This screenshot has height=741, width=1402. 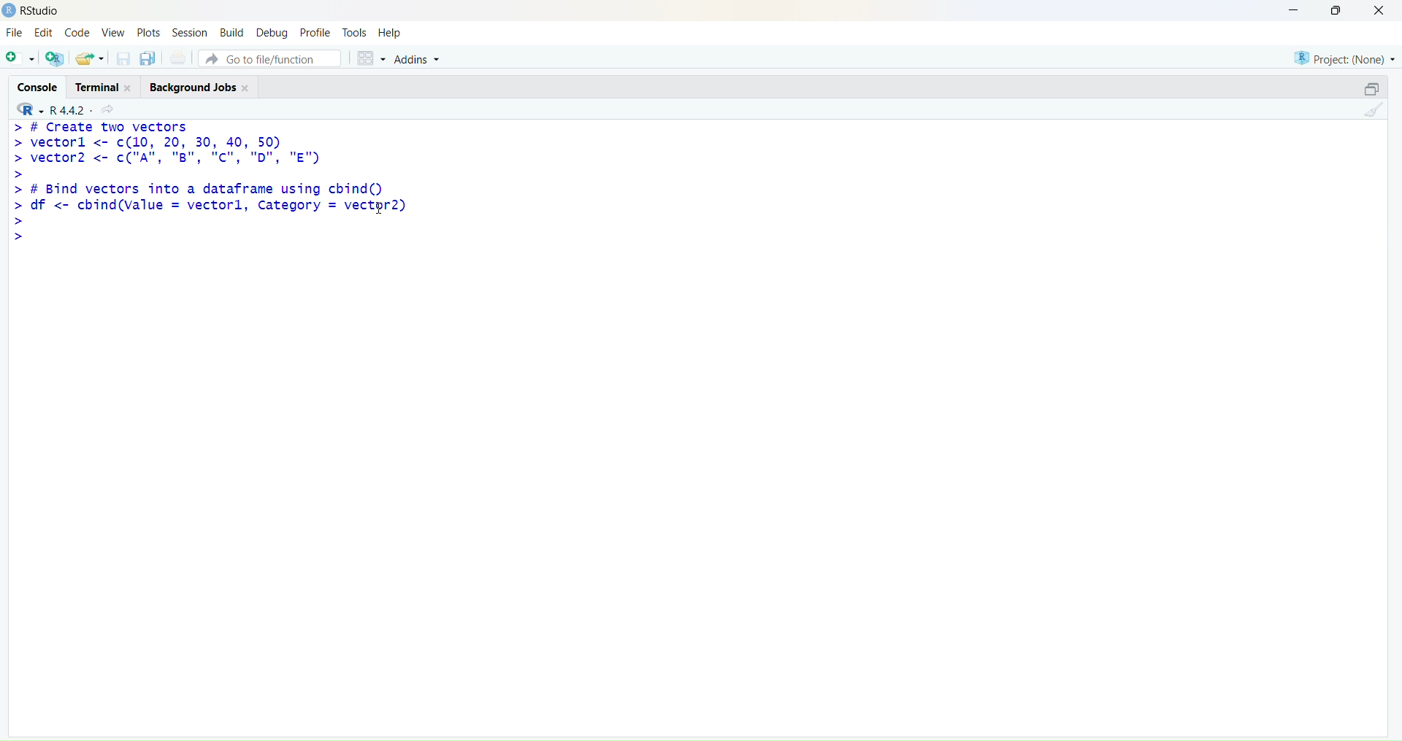 I want to click on Build, so click(x=232, y=31).